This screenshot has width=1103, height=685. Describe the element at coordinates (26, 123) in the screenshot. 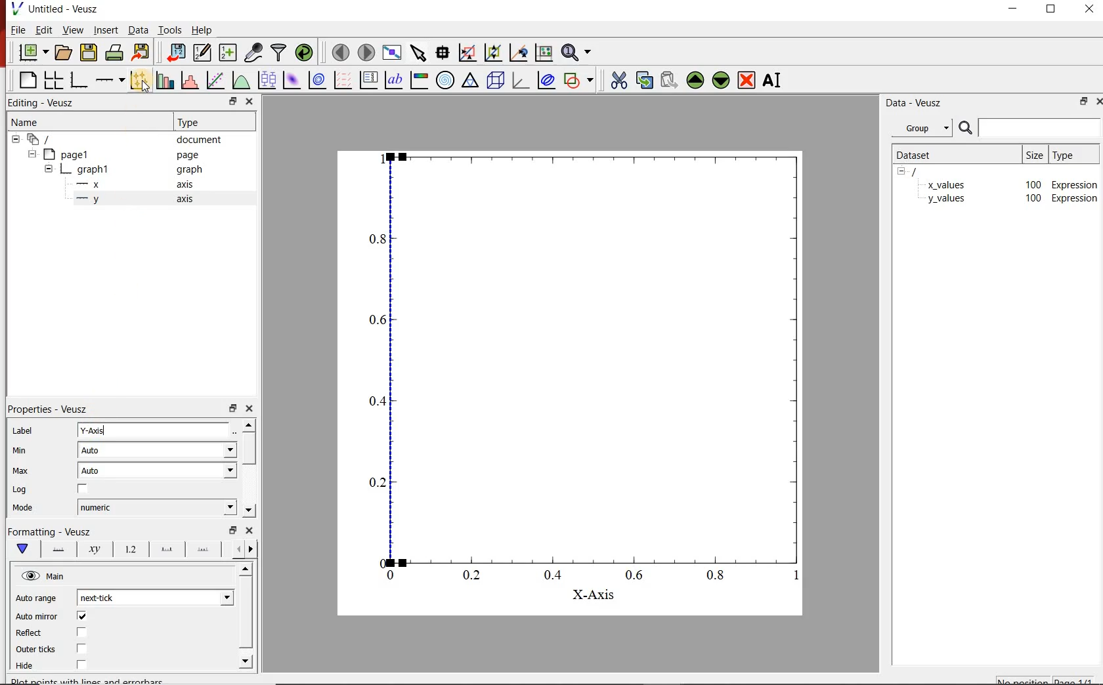

I see `name` at that location.